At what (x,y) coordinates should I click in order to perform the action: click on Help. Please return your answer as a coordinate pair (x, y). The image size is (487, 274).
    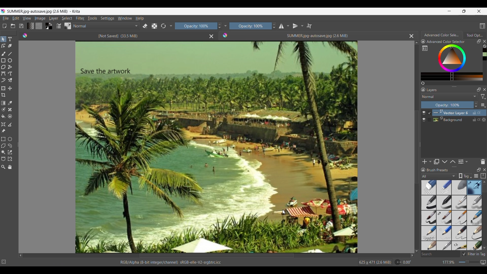
    Looking at the image, I should click on (140, 19).